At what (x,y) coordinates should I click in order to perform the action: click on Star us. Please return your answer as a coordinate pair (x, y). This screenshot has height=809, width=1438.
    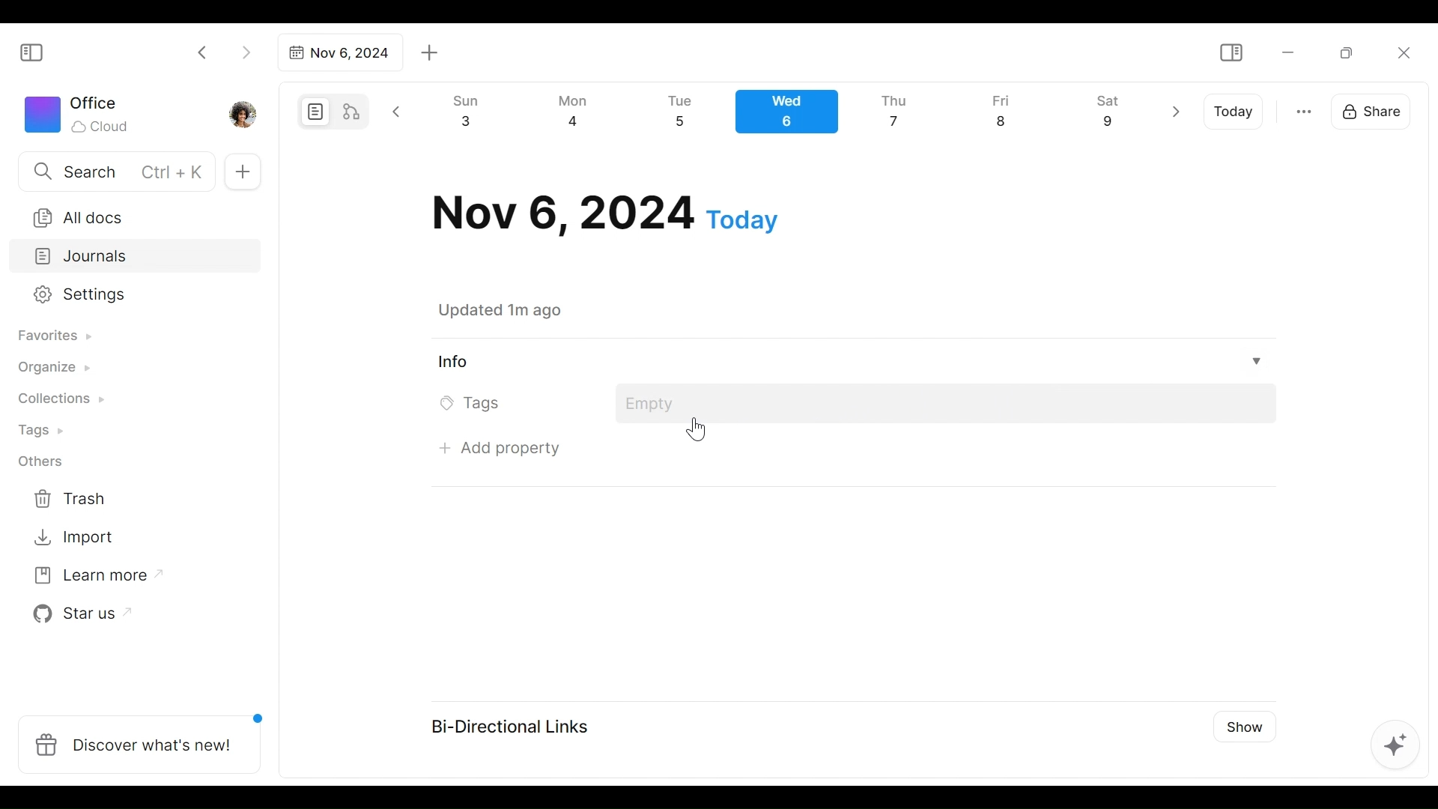
    Looking at the image, I should click on (78, 614).